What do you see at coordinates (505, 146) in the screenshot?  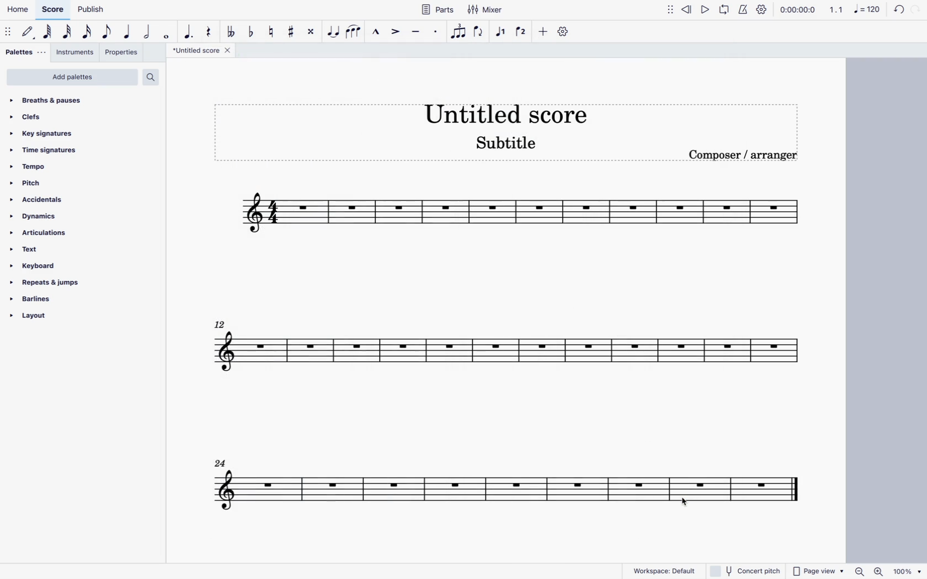 I see `Subtitle` at bounding box center [505, 146].